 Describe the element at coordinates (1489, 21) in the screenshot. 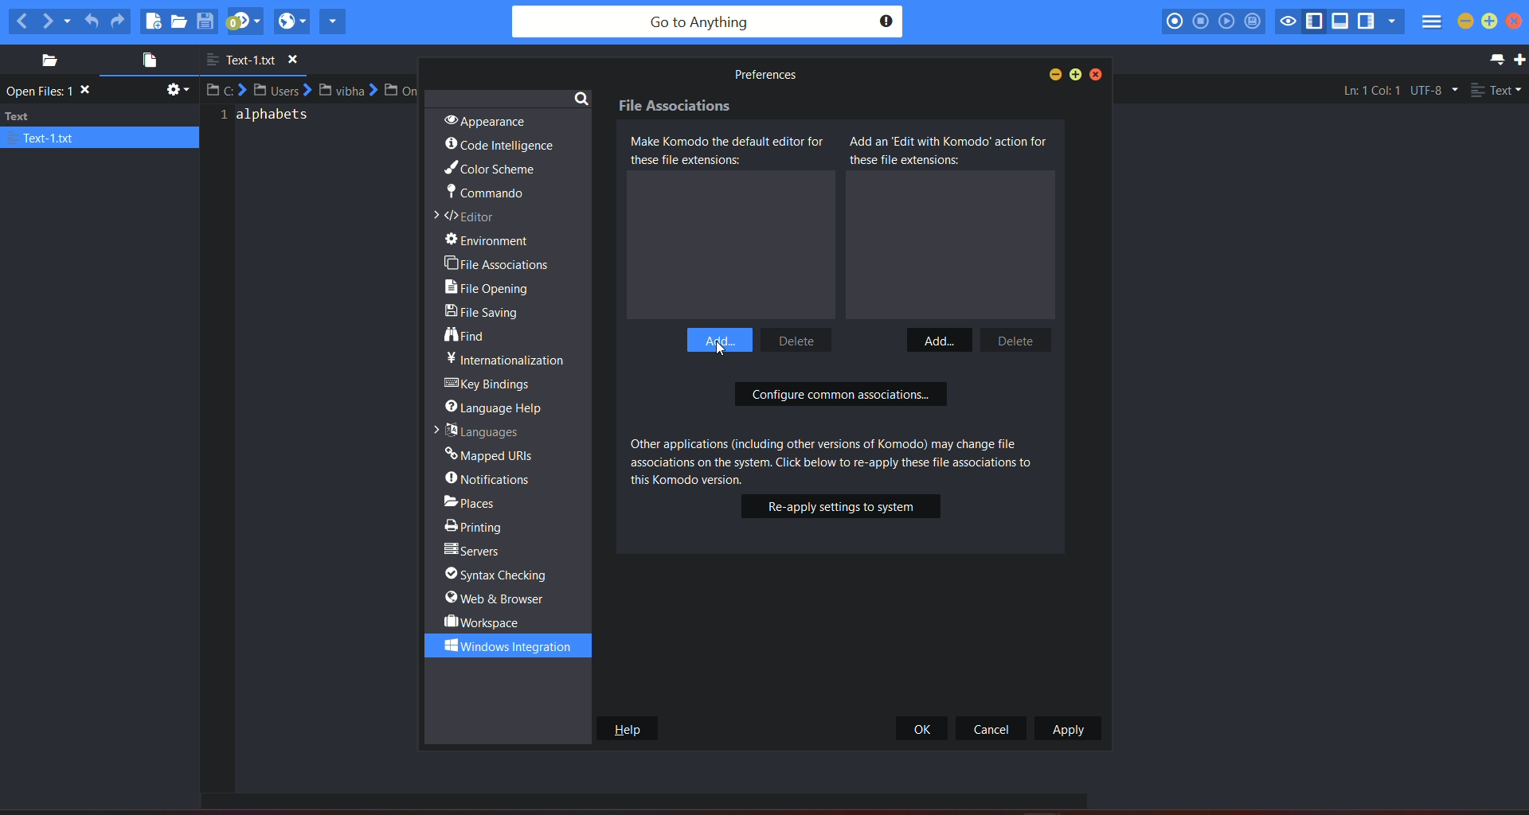

I see `maximize` at that location.